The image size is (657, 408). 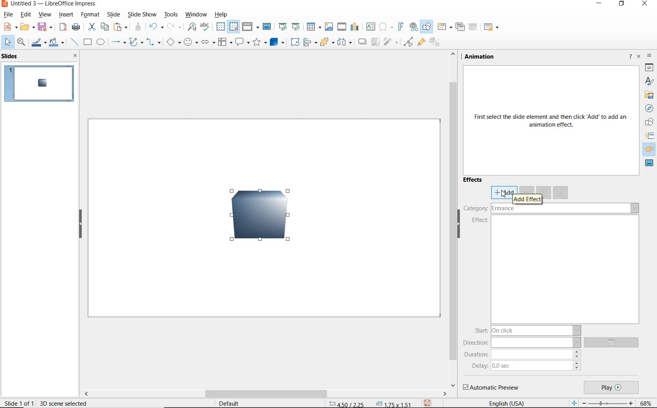 What do you see at coordinates (355, 27) in the screenshot?
I see `insert chart` at bounding box center [355, 27].